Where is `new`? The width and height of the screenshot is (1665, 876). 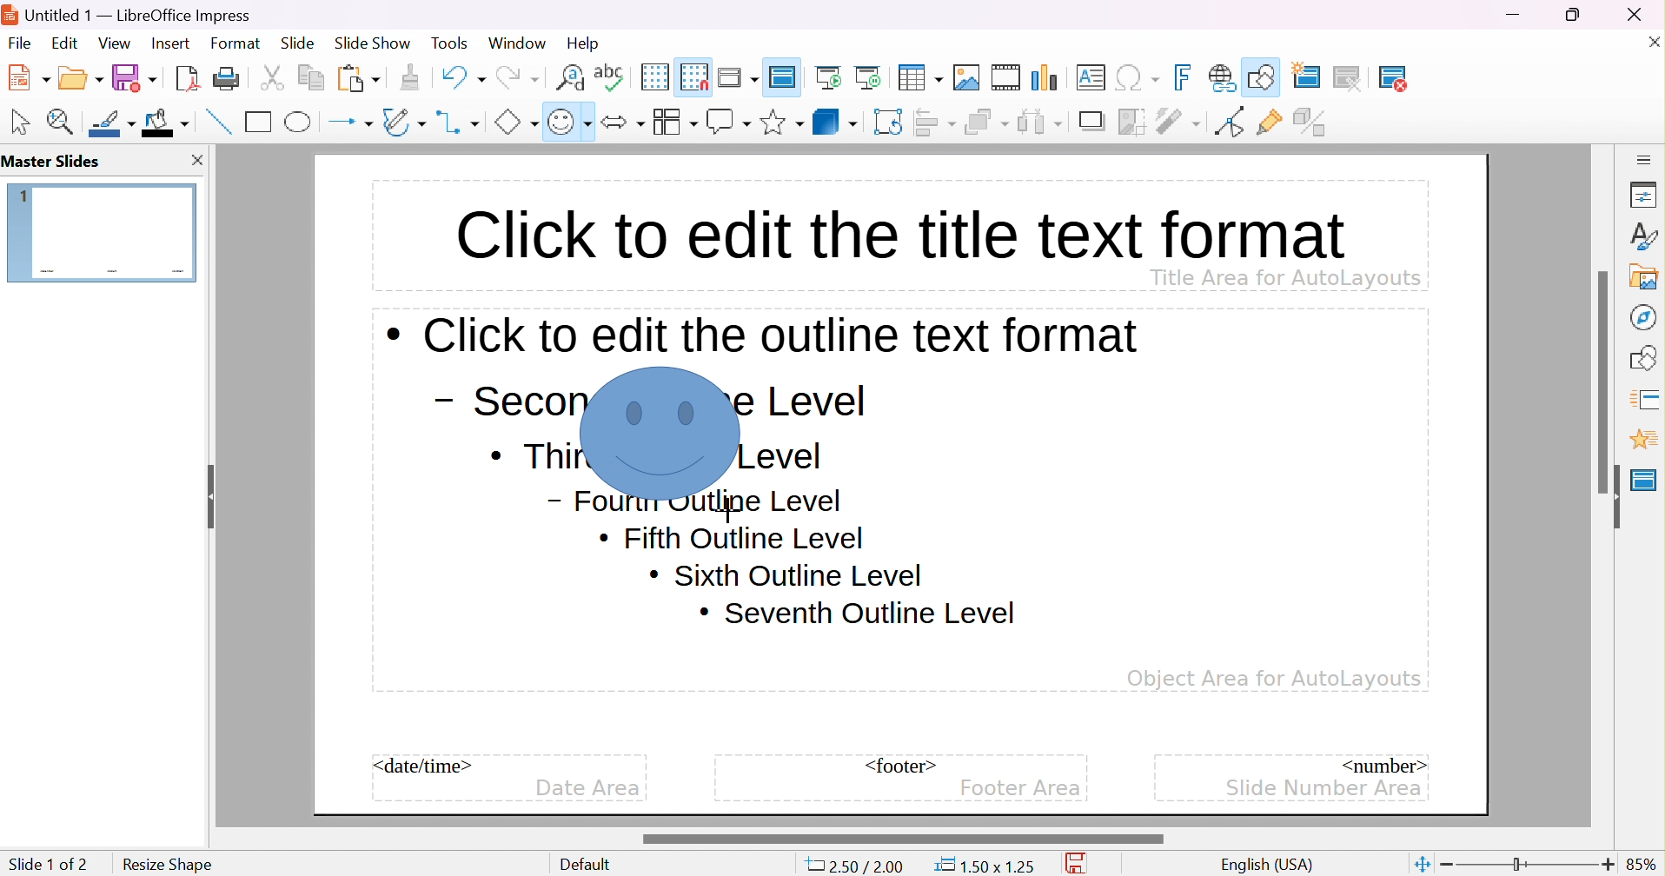
new is located at coordinates (30, 76).